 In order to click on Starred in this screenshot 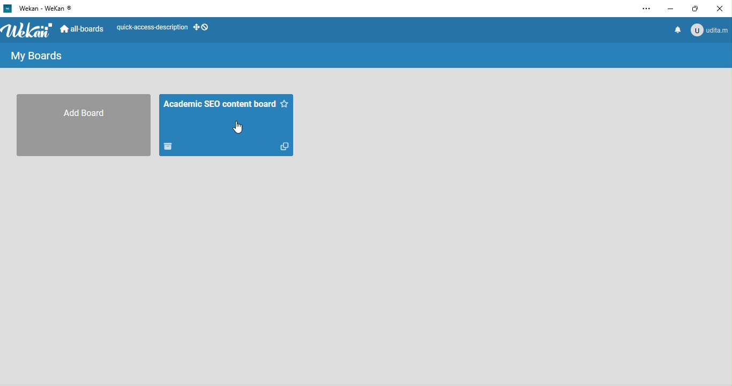, I will do `click(284, 103)`.